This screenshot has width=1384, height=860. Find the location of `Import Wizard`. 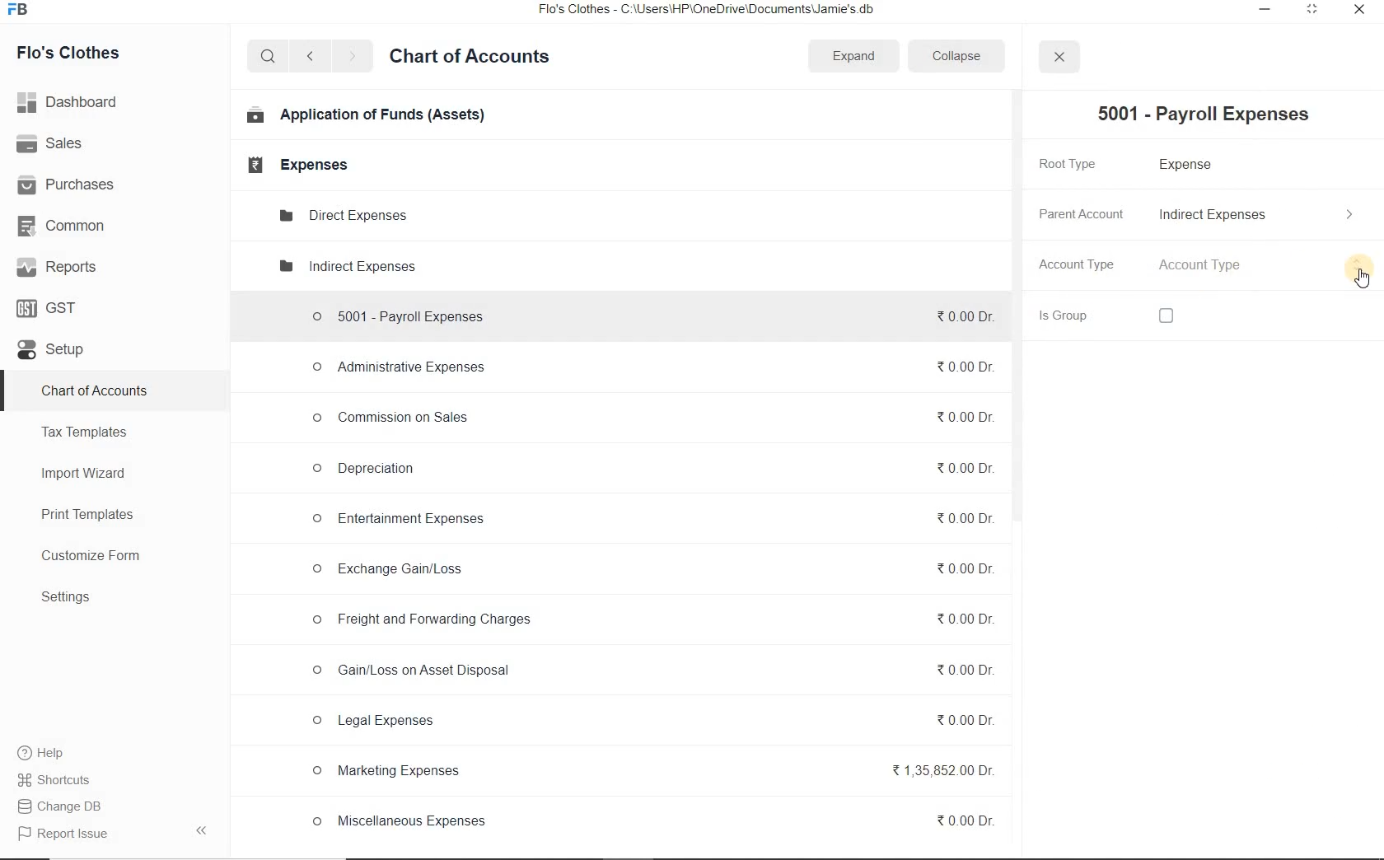

Import Wizard is located at coordinates (85, 473).